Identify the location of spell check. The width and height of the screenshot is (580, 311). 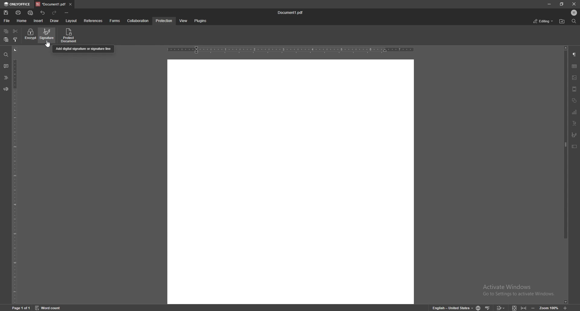
(488, 306).